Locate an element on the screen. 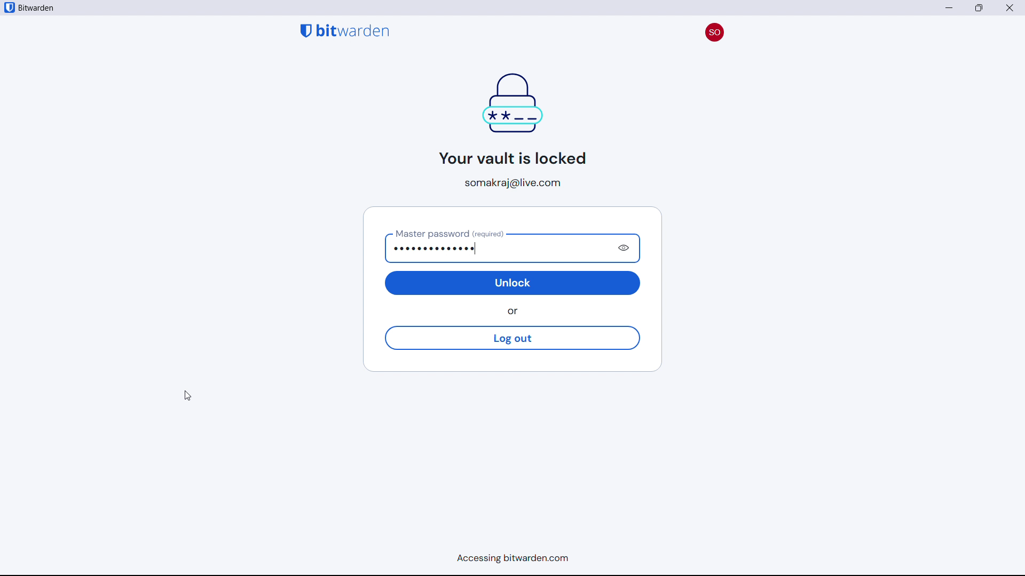 The width and height of the screenshot is (1025, 576). vault is locked is located at coordinates (508, 118).